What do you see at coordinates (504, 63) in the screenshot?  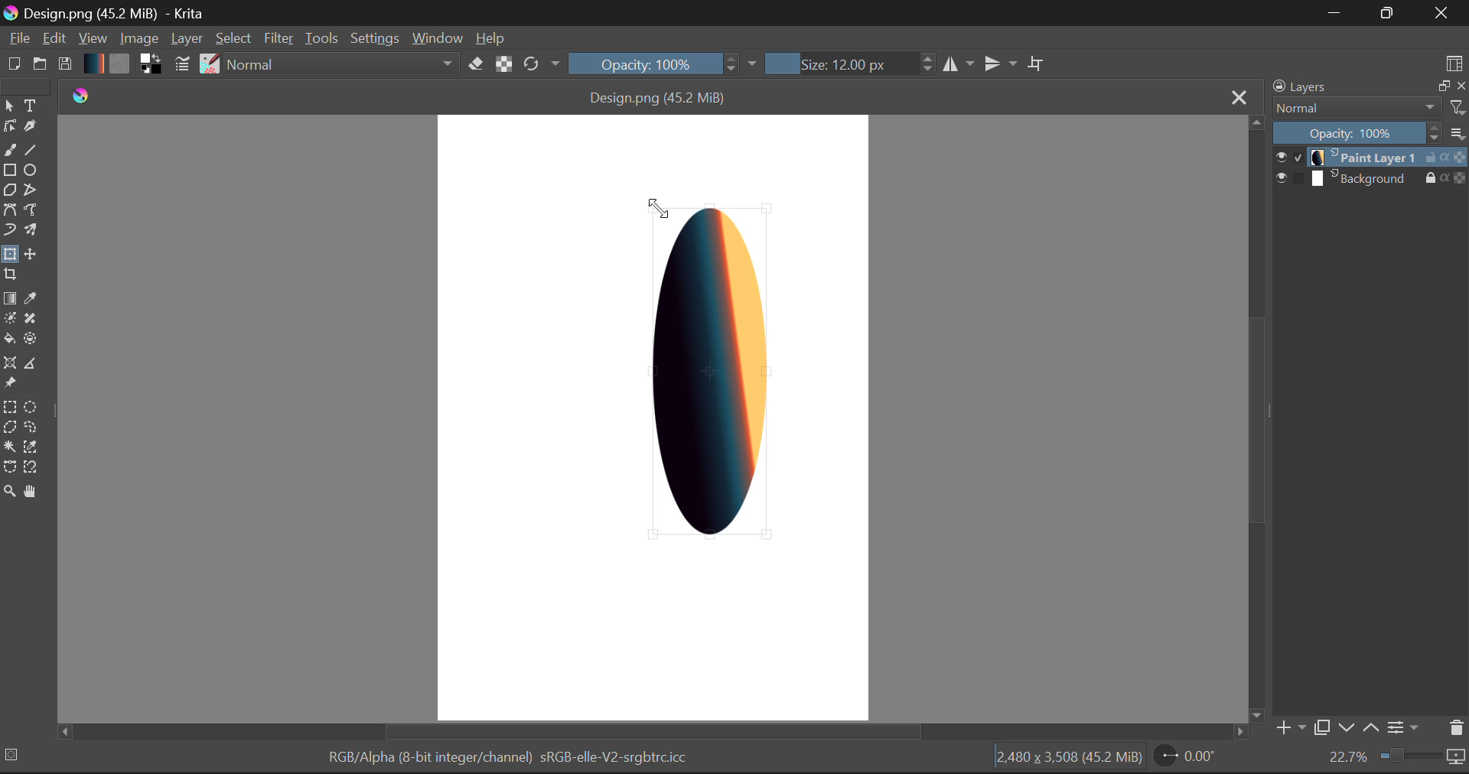 I see `Lock Alpha` at bounding box center [504, 63].